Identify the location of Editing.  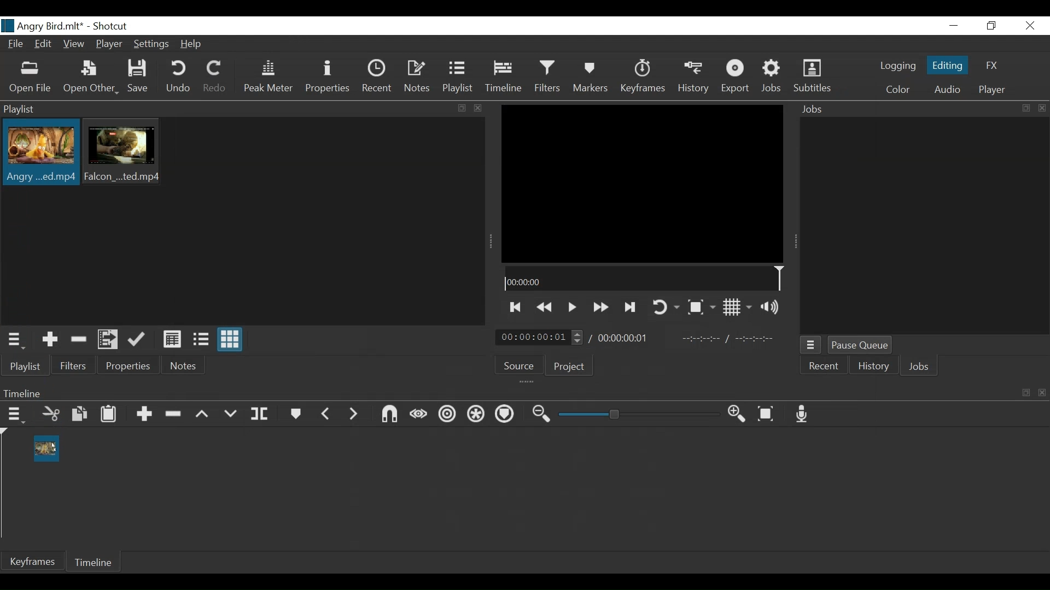
(950, 64).